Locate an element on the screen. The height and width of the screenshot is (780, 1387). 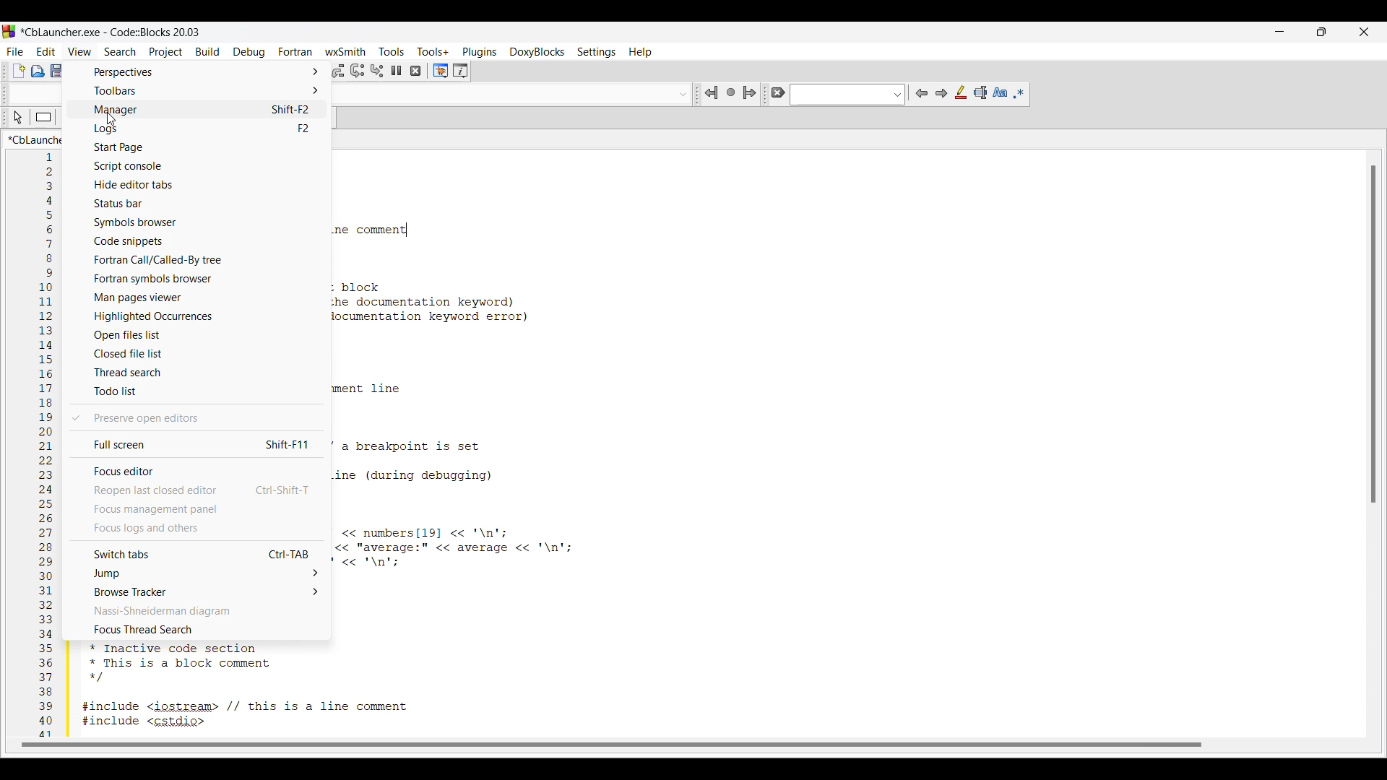
 is located at coordinates (416, 71).